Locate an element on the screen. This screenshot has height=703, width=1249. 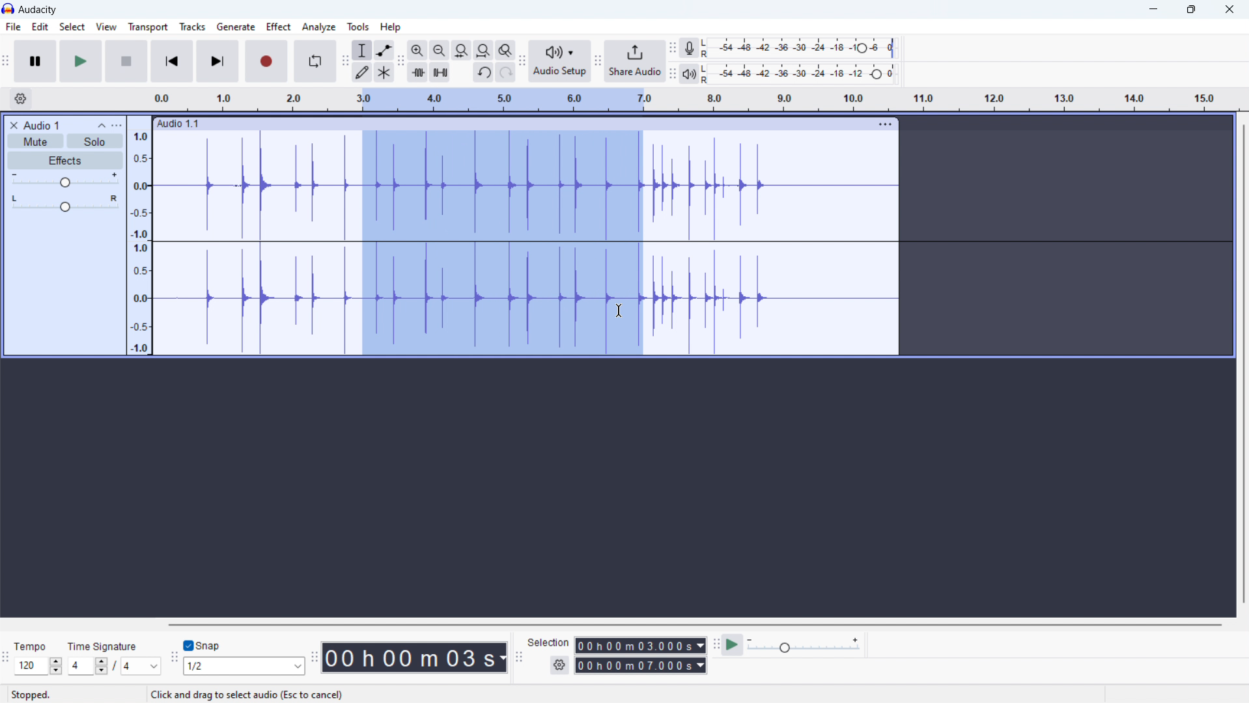
close is located at coordinates (1228, 9).